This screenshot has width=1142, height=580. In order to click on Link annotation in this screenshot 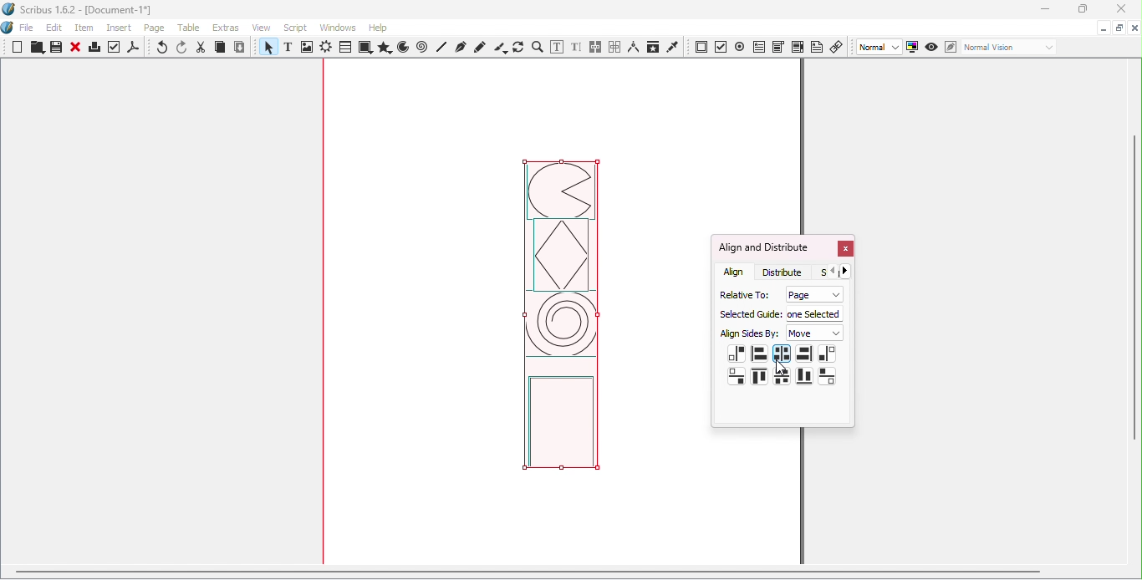, I will do `click(838, 46)`.